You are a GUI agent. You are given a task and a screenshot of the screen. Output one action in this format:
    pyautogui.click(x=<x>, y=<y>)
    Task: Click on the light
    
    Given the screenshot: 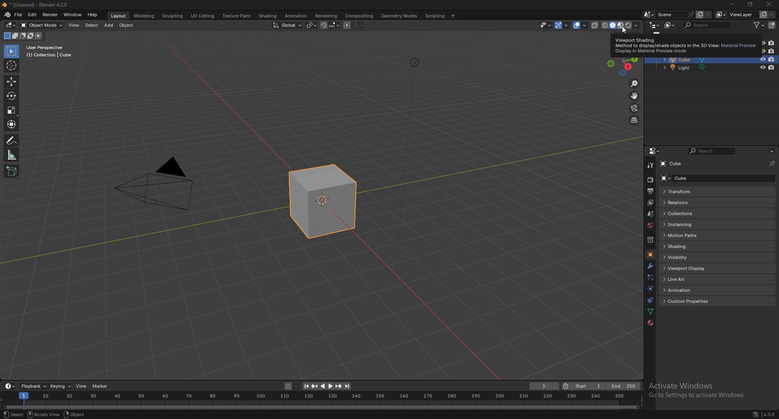 What is the action you would take?
    pyautogui.click(x=681, y=68)
    